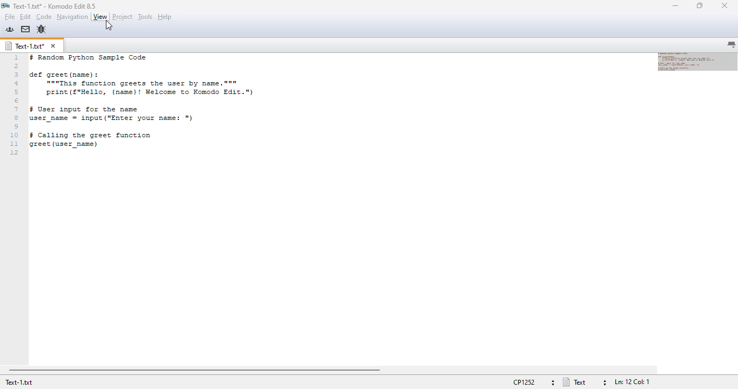 The height and width of the screenshot is (389, 738). Describe the element at coordinates (53, 46) in the screenshot. I see `close tab` at that location.